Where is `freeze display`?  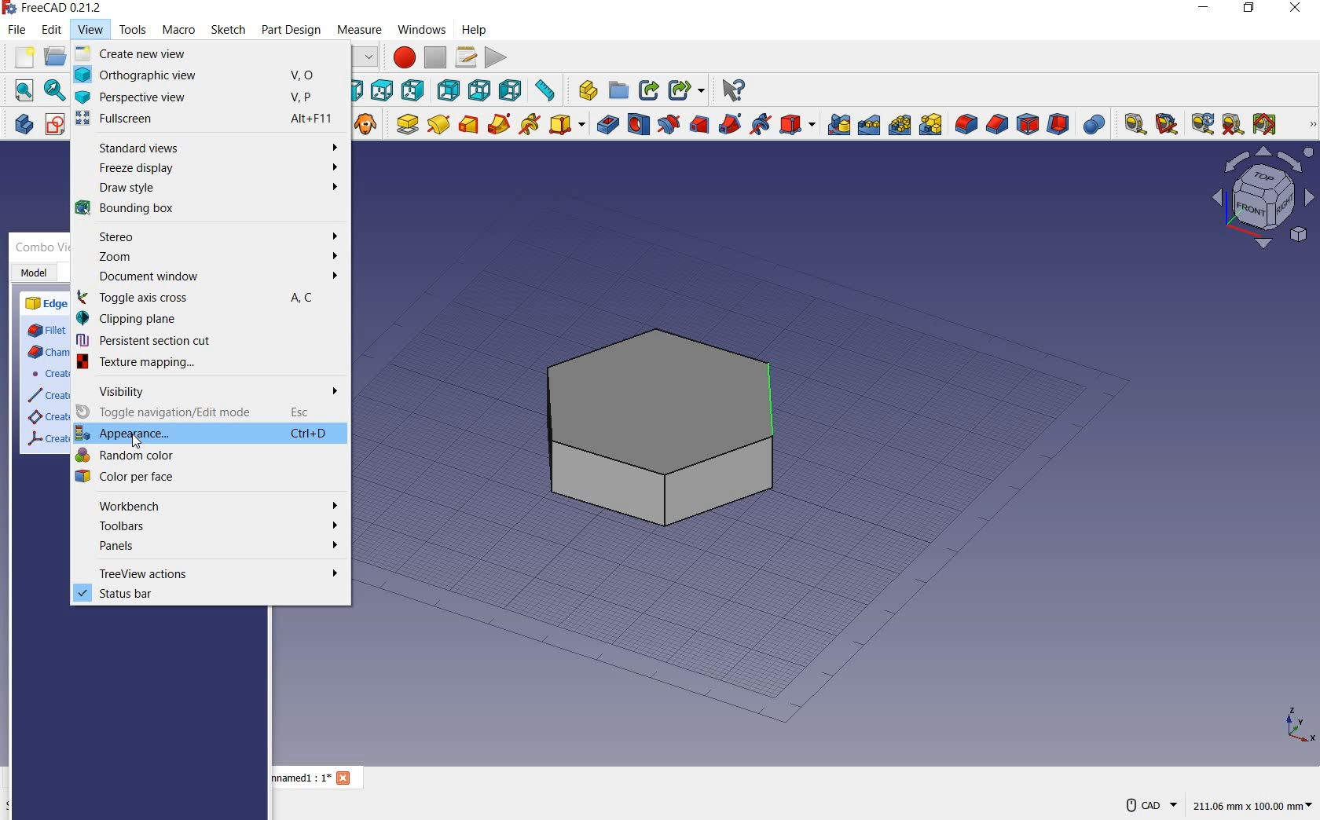
freeze display is located at coordinates (211, 168).